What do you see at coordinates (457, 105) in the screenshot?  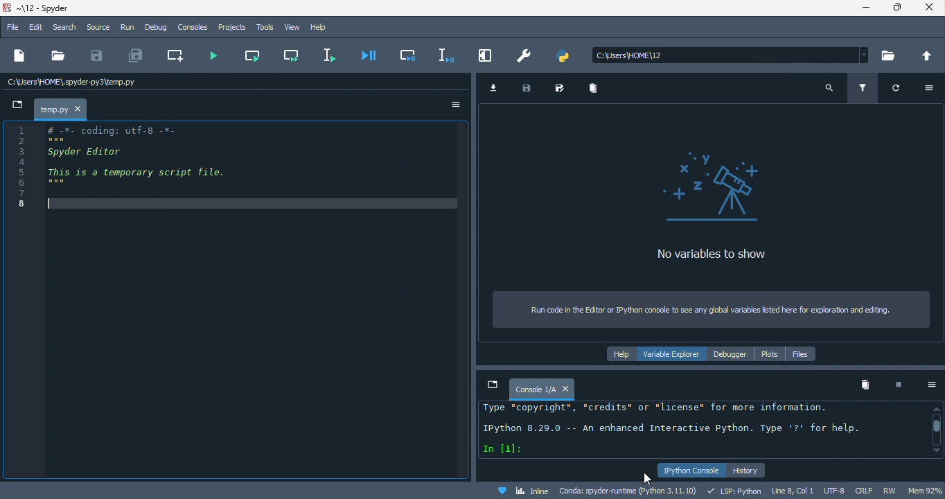 I see `option` at bounding box center [457, 105].